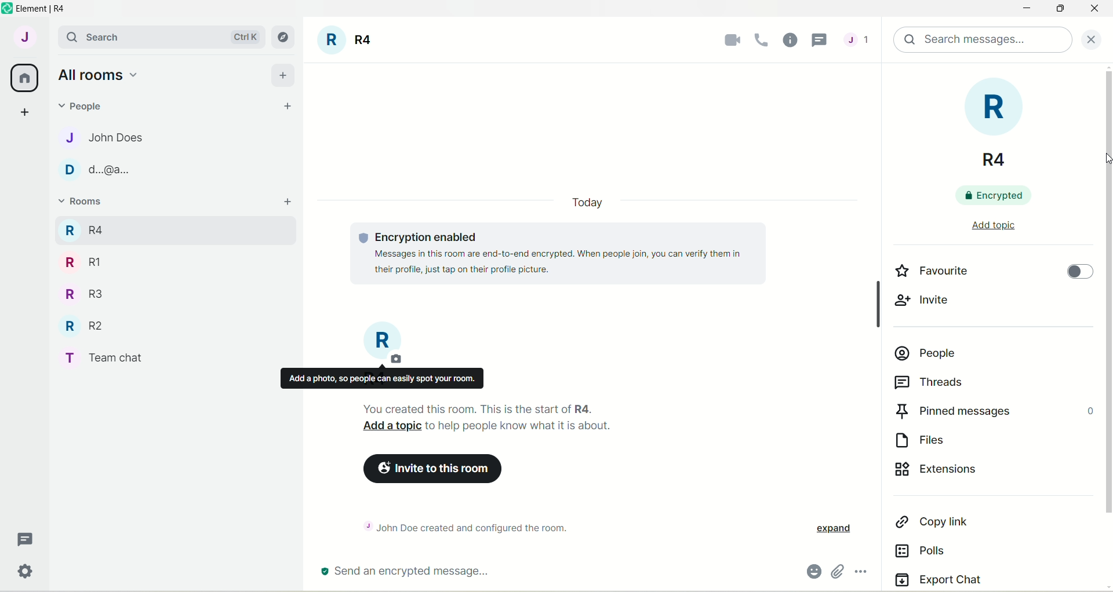 This screenshot has width=1113, height=592. I want to click on room title, so click(347, 42).